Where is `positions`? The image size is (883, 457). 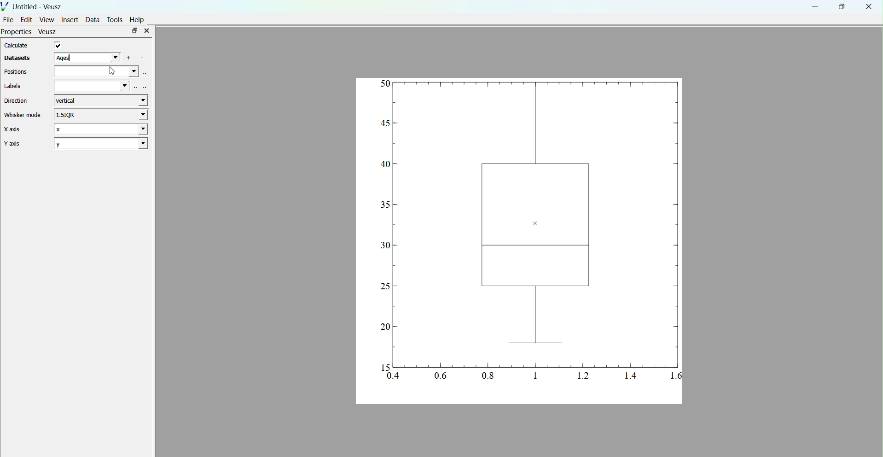 positions is located at coordinates (102, 72).